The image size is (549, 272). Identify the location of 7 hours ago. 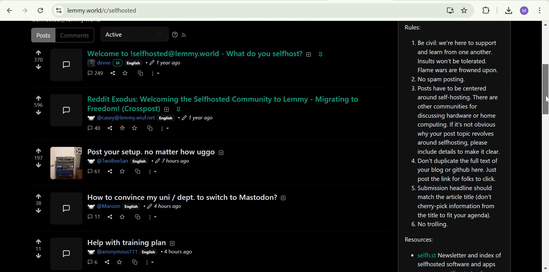
(171, 161).